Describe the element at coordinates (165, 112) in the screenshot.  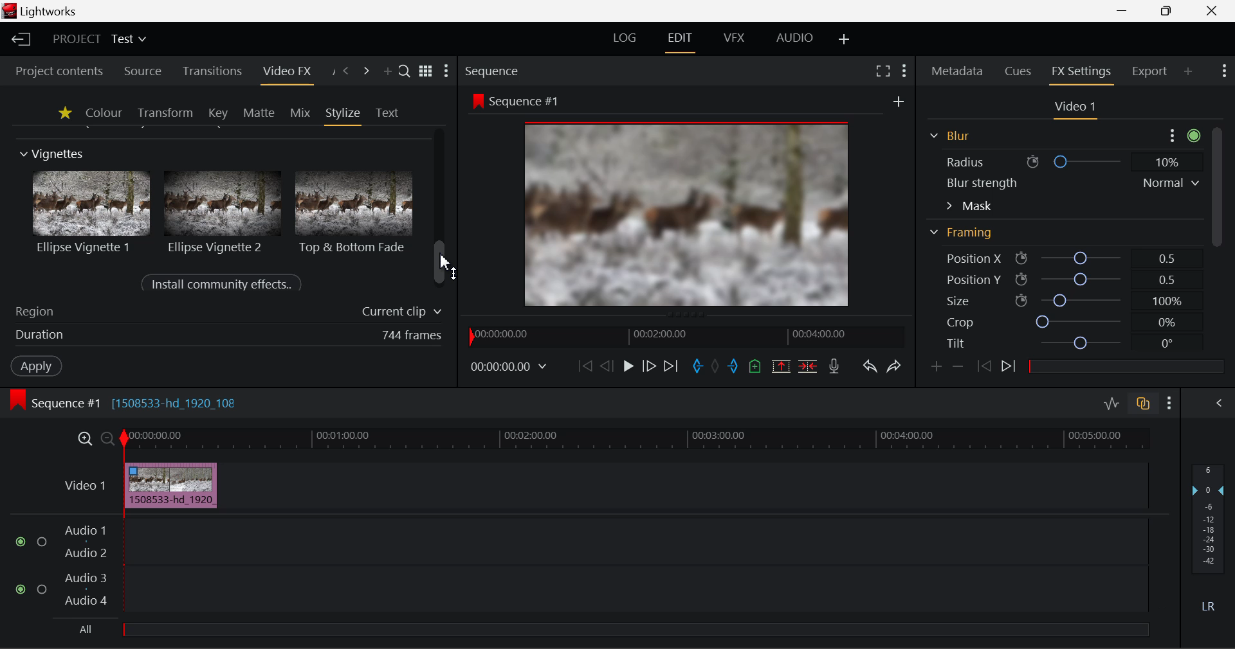
I see `Transform` at that location.